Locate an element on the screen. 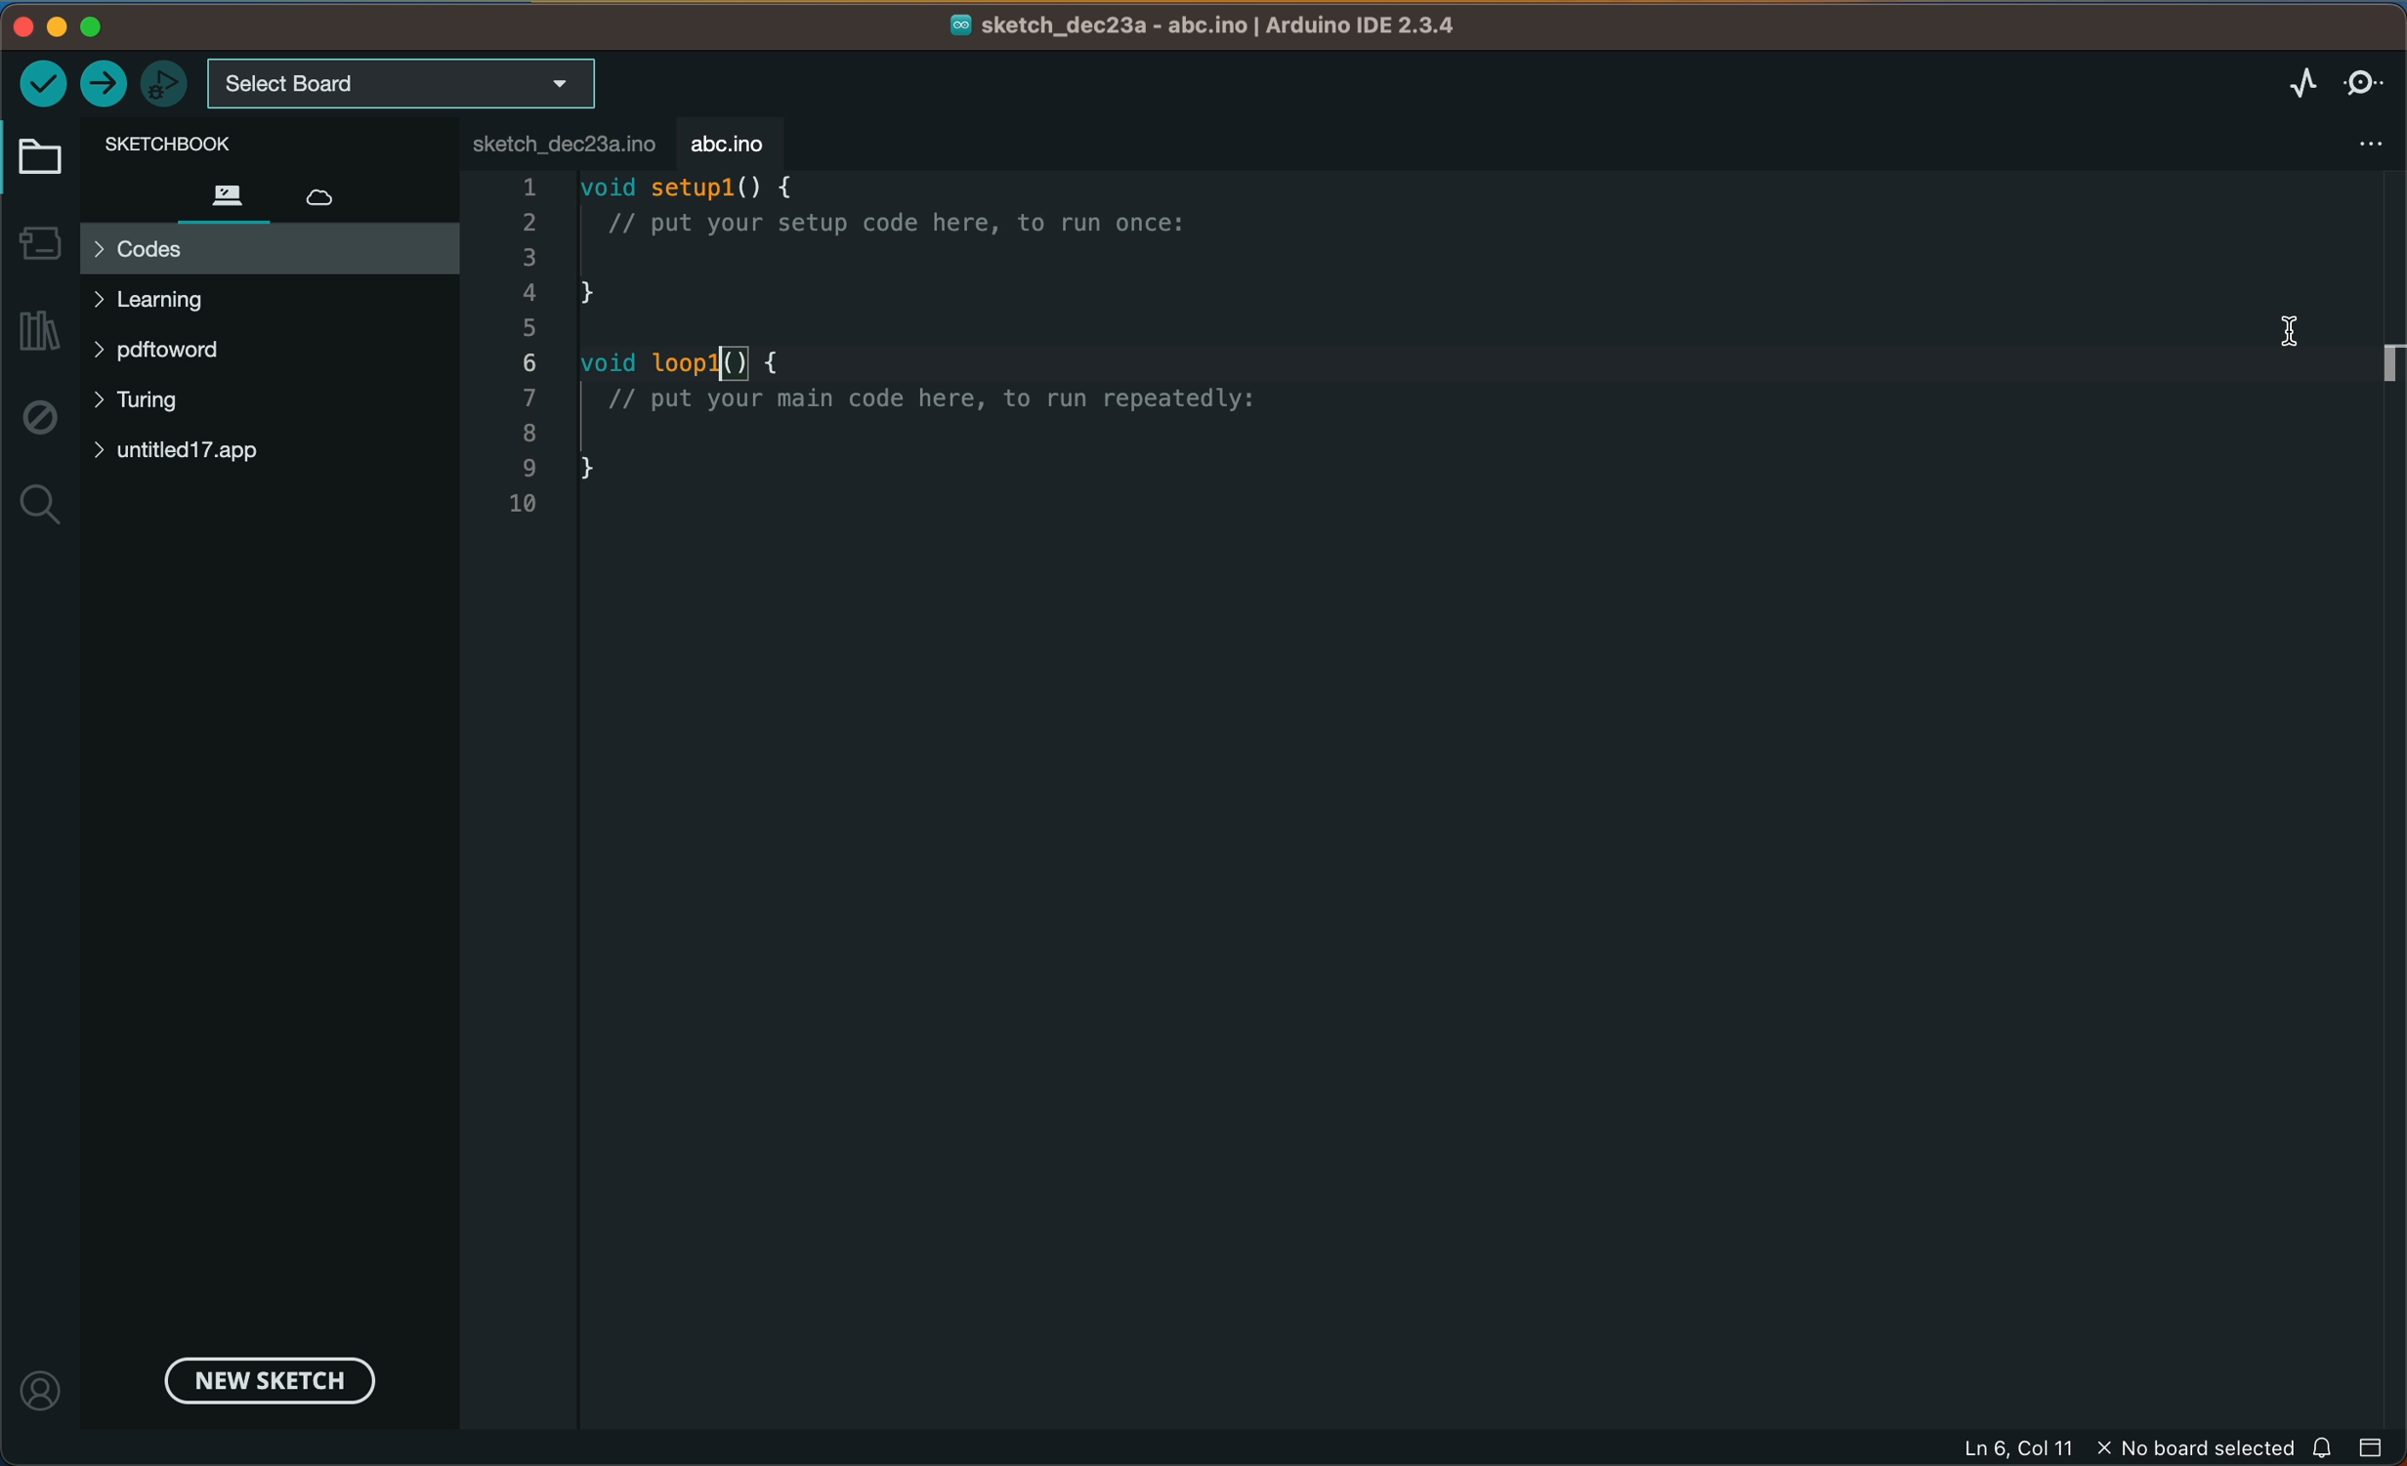  search is located at coordinates (41, 502).